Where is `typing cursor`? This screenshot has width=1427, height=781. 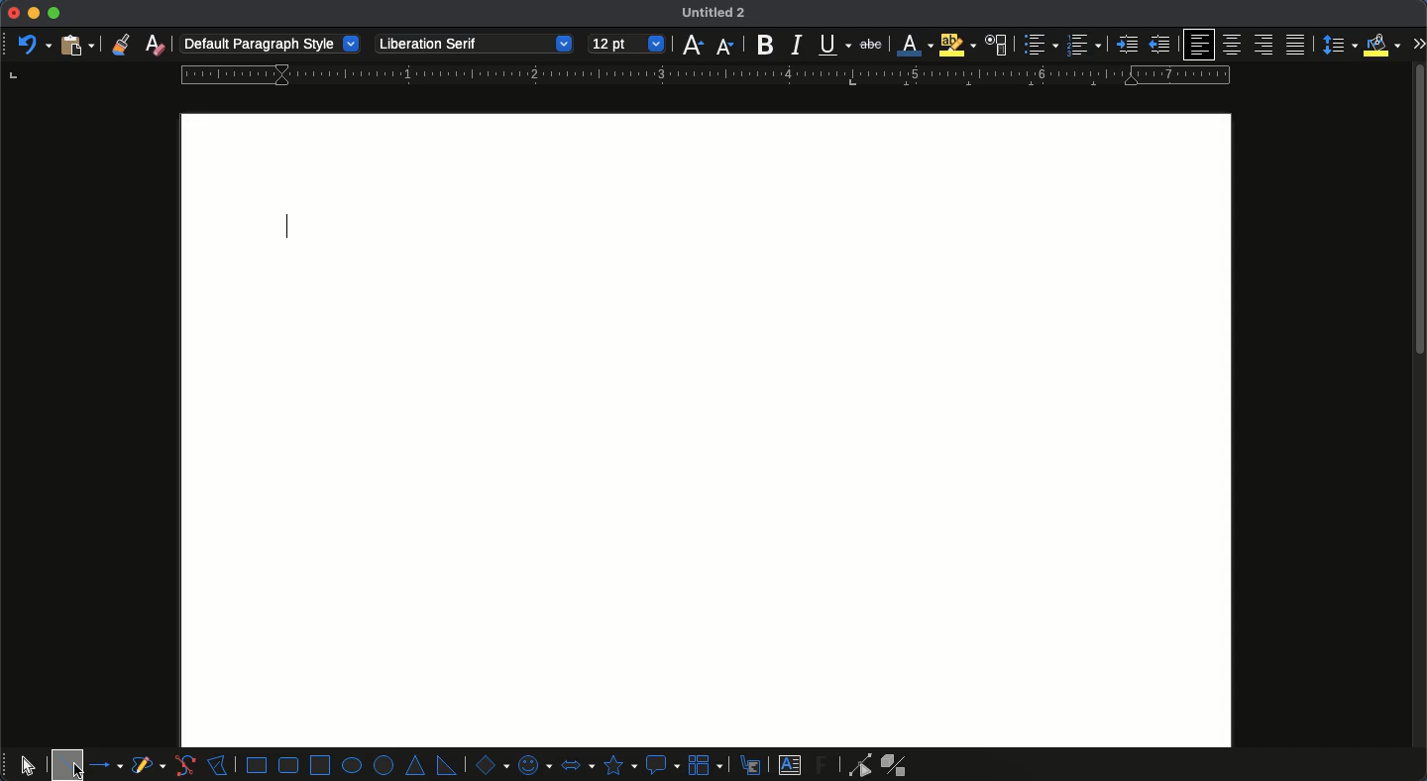 typing cursor is located at coordinates (287, 228).